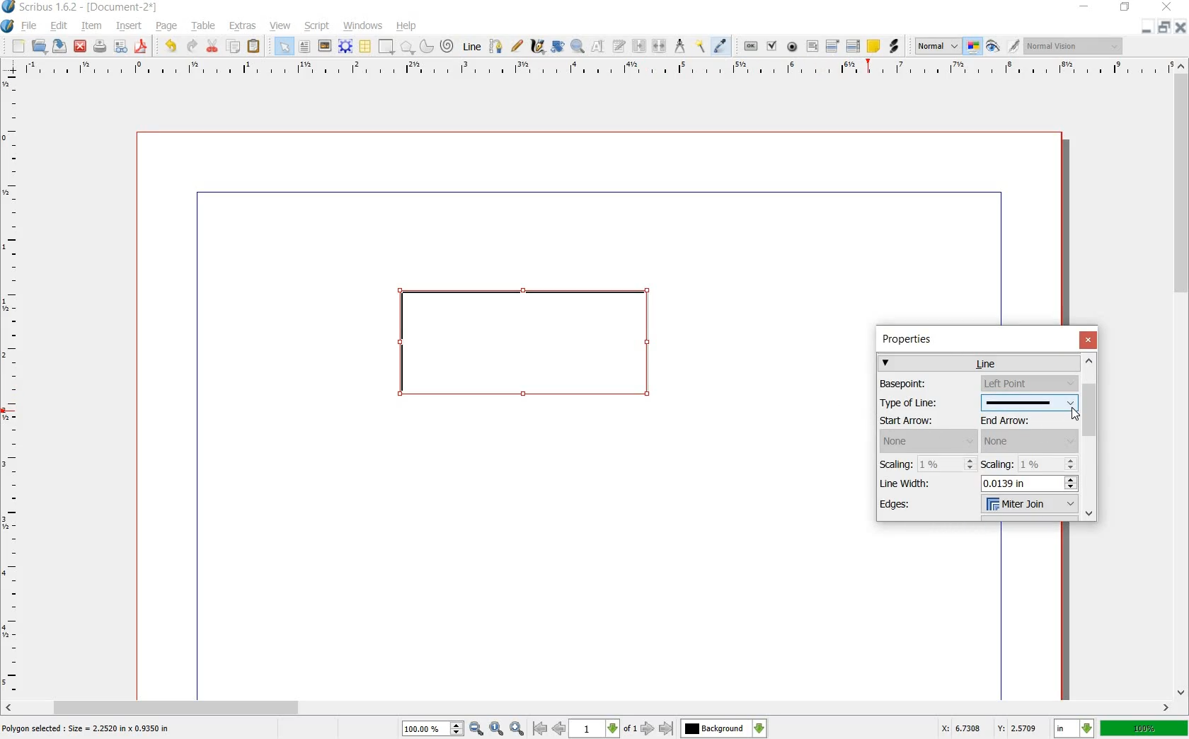 The image size is (1189, 739). I want to click on 100.00%, so click(433, 729).